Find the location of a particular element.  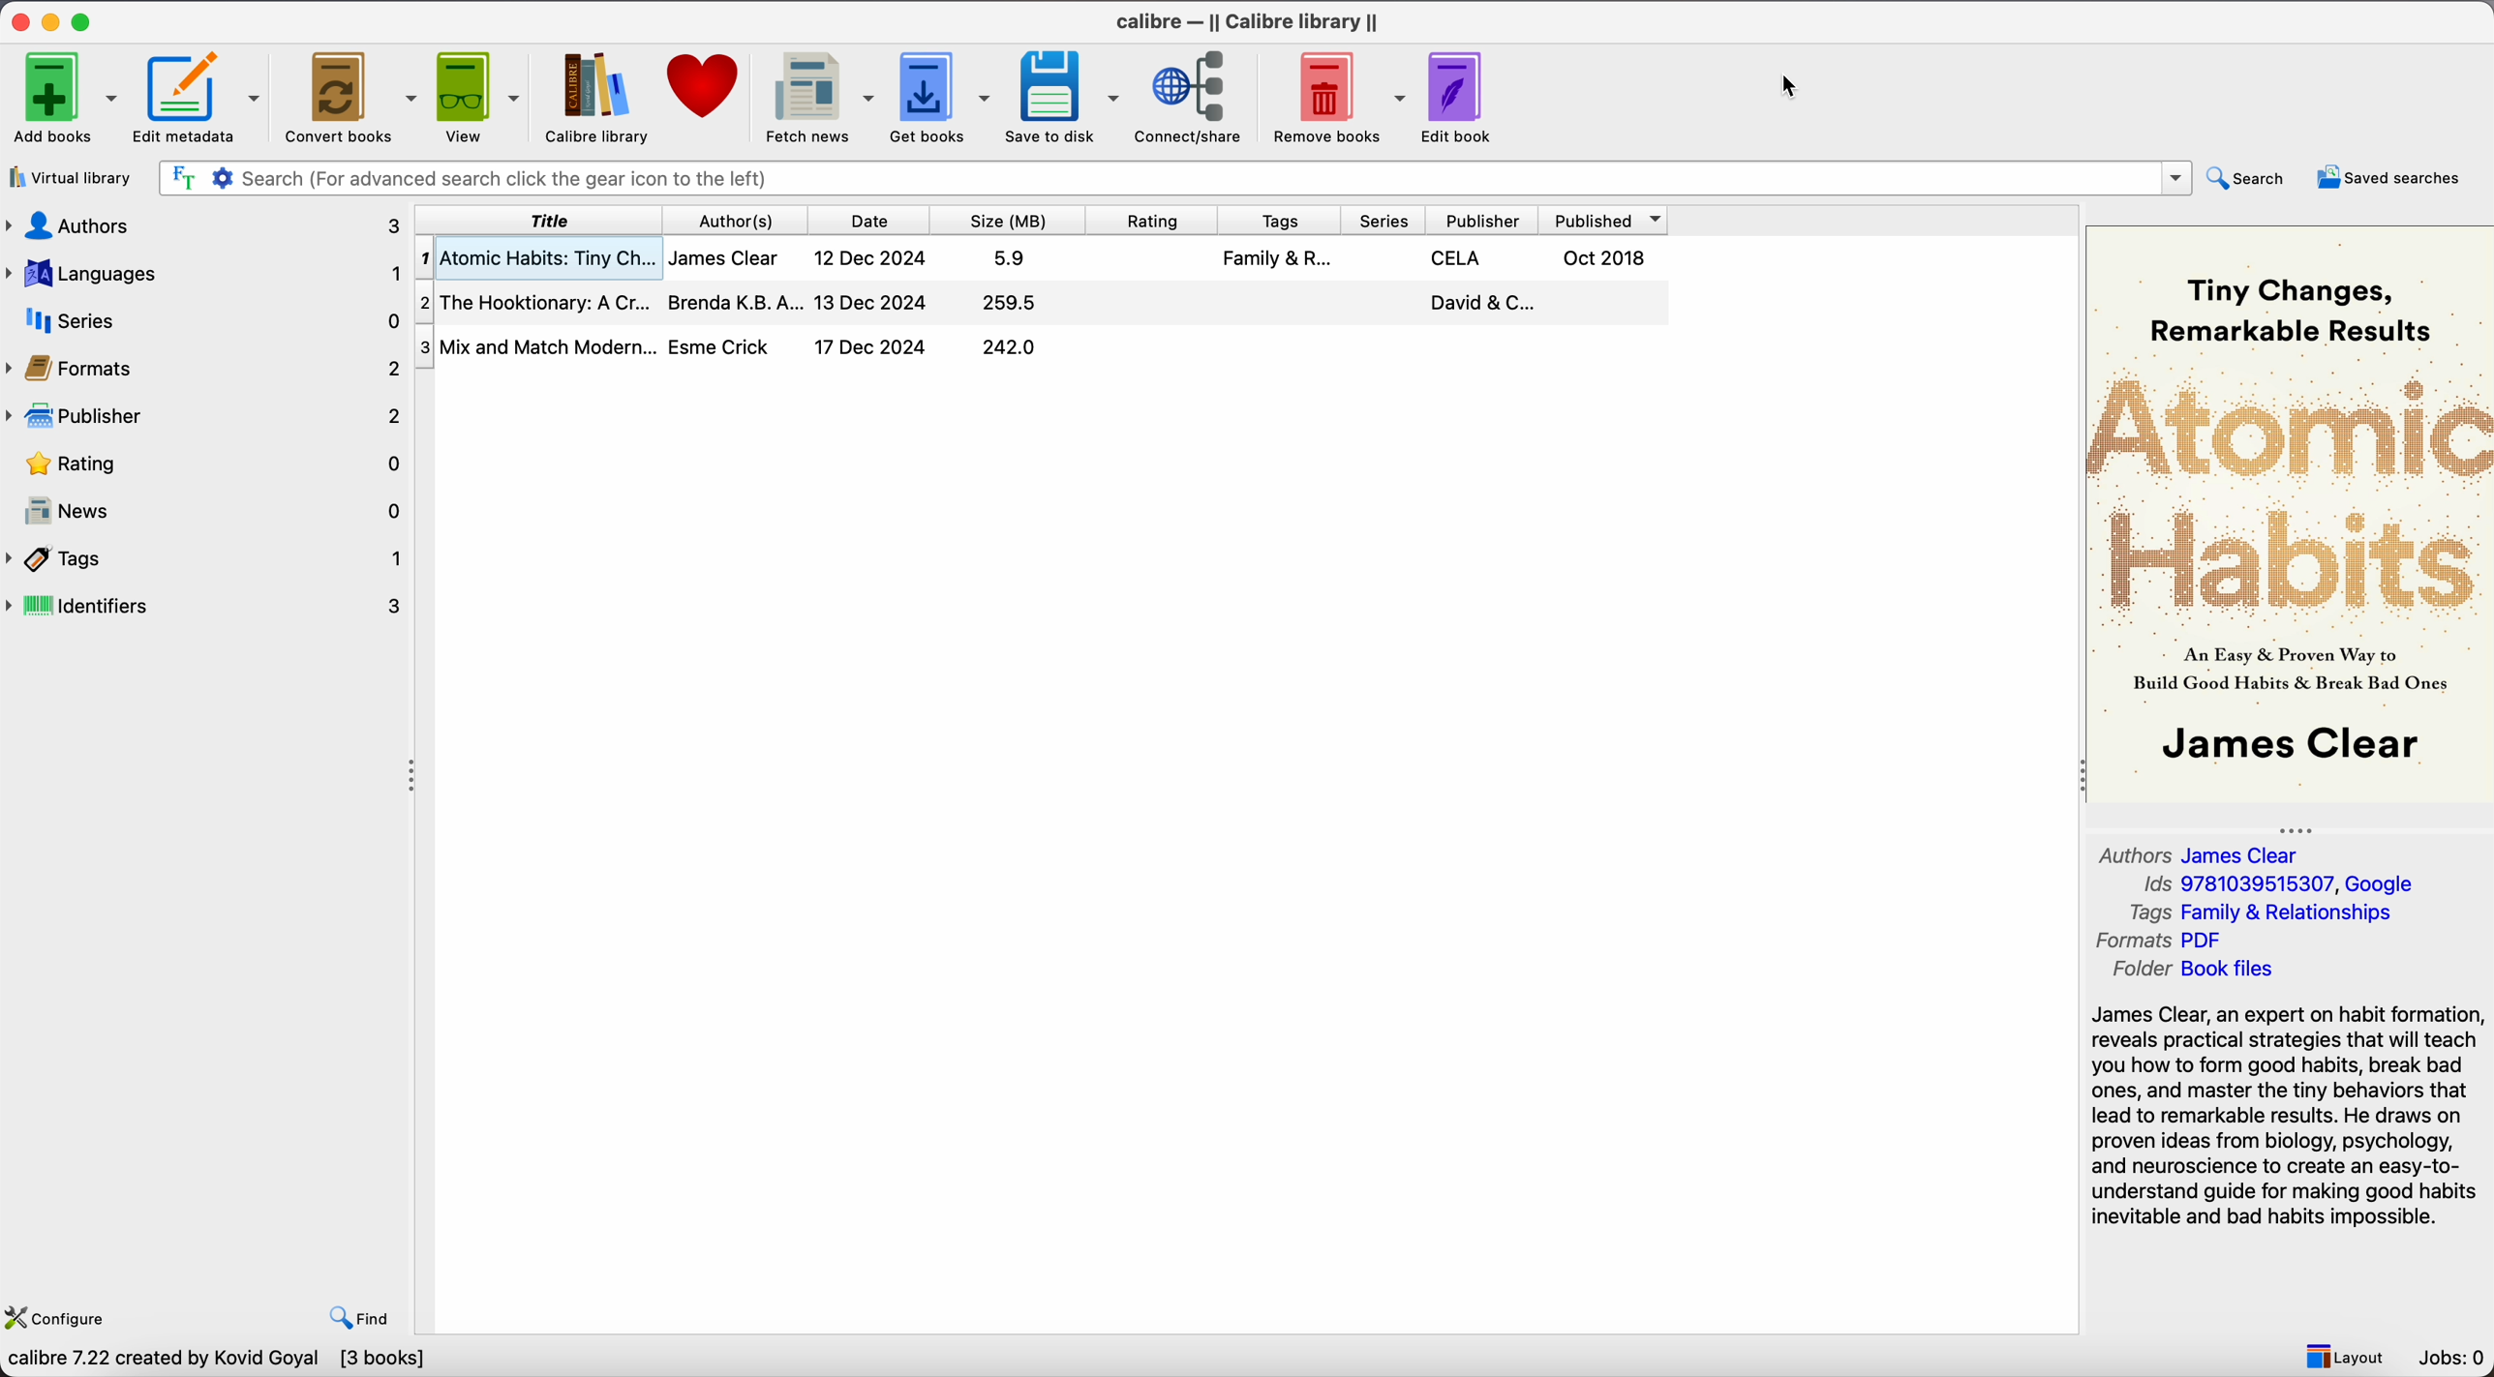

Mix and Match Modern...  is located at coordinates (536, 348).